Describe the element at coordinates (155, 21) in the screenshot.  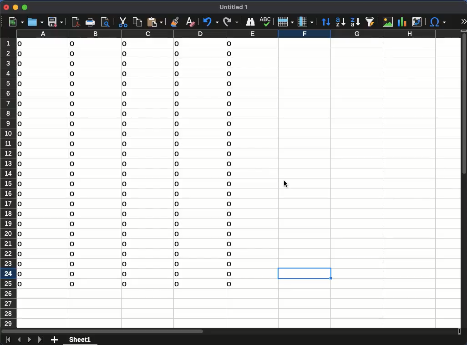
I see `paste` at that location.